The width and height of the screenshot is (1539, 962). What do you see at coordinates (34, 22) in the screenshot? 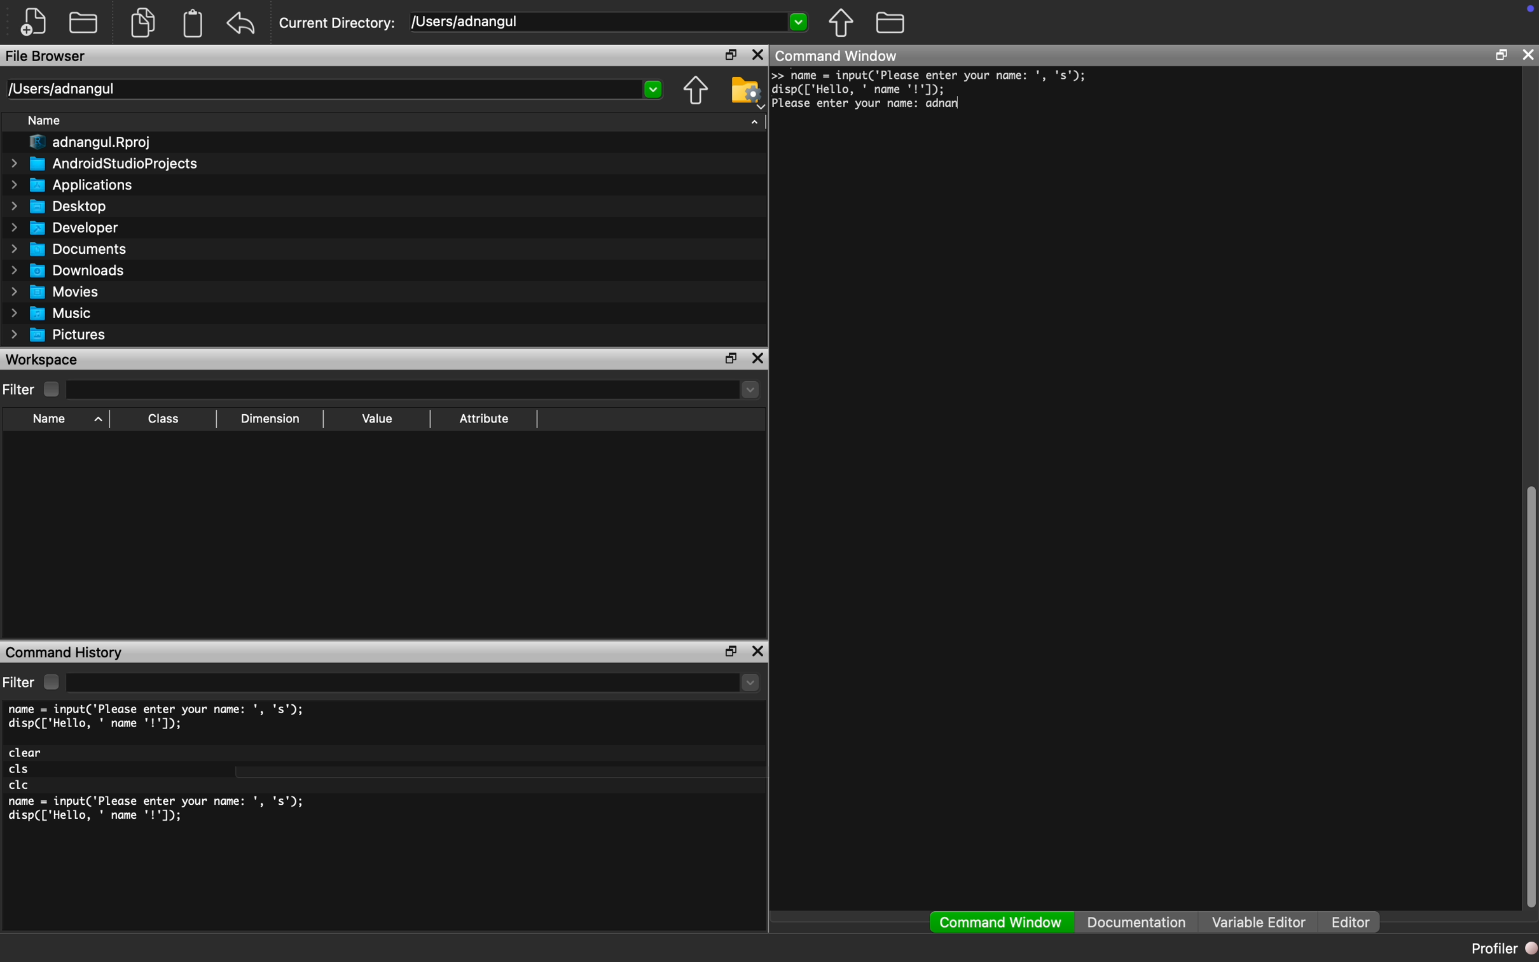
I see `New file` at bounding box center [34, 22].